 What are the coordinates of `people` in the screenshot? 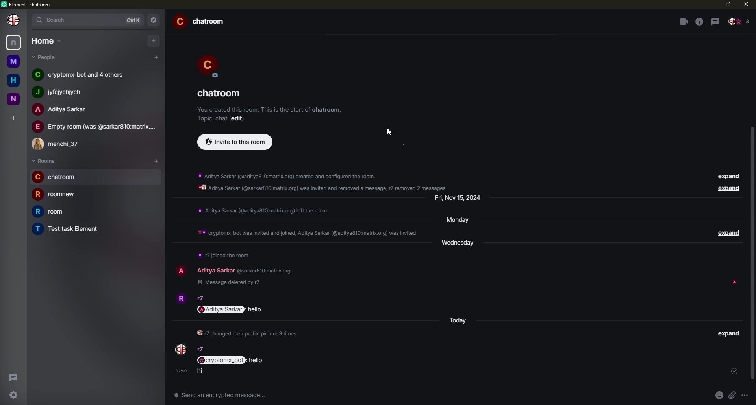 It's located at (94, 127).